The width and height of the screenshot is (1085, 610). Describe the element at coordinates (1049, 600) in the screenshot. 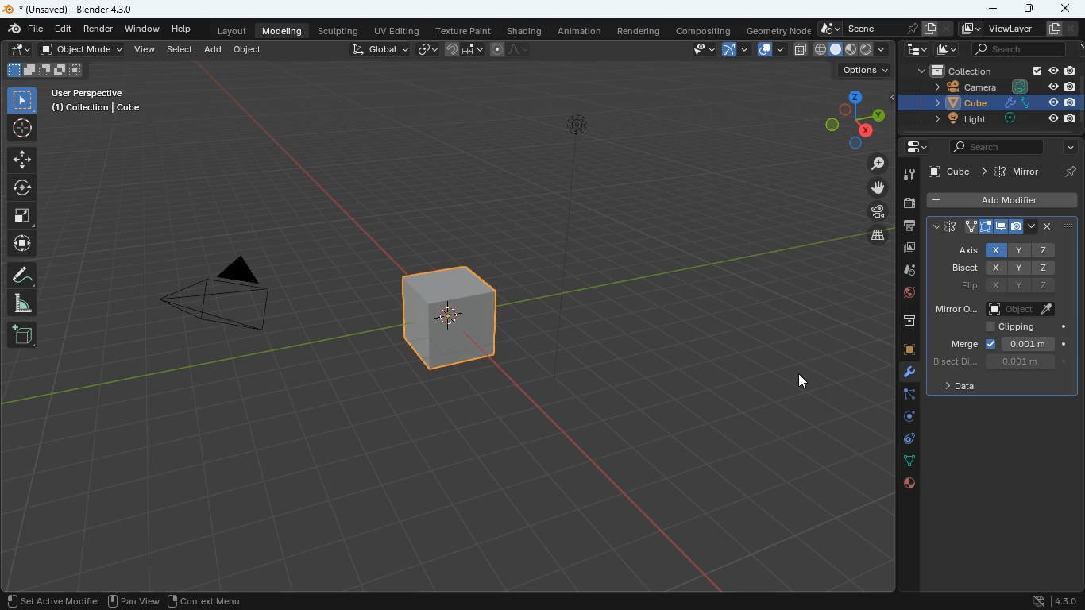

I see `version` at that location.